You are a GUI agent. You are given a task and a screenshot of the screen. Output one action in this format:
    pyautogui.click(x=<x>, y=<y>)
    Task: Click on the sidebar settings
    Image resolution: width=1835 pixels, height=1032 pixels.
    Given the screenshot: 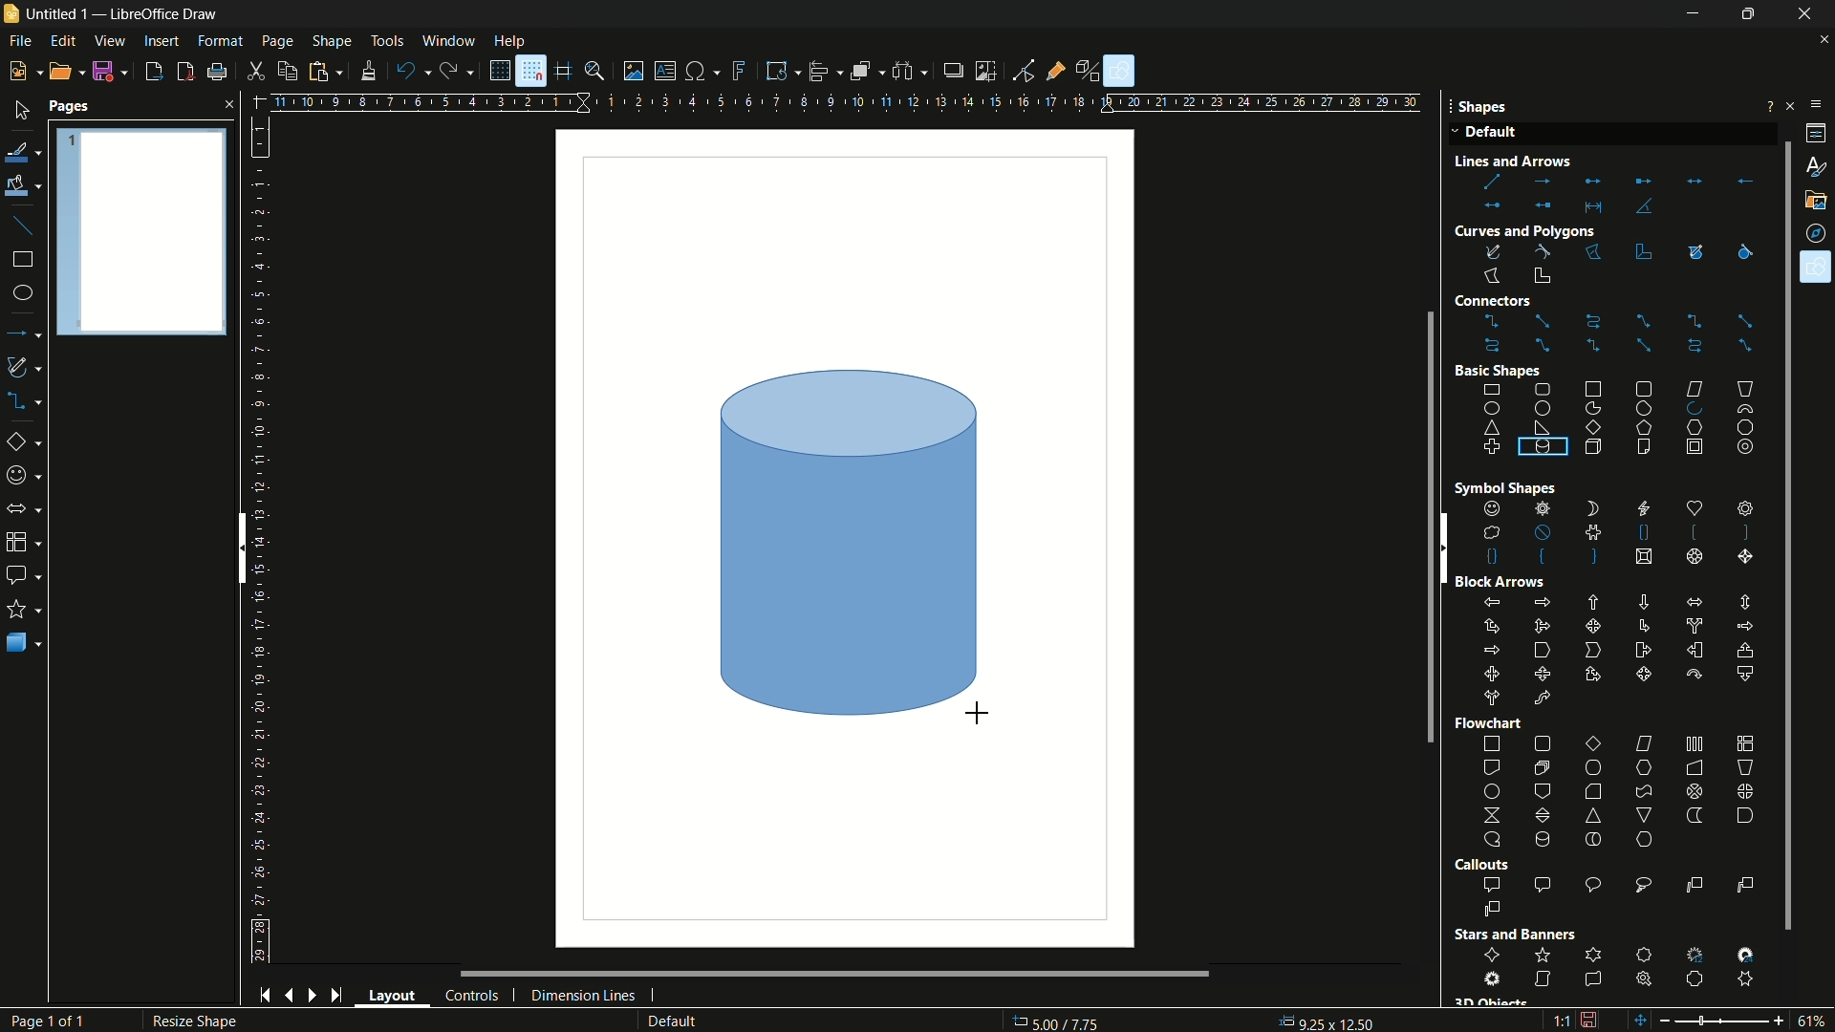 What is the action you would take?
    pyautogui.click(x=1814, y=105)
    